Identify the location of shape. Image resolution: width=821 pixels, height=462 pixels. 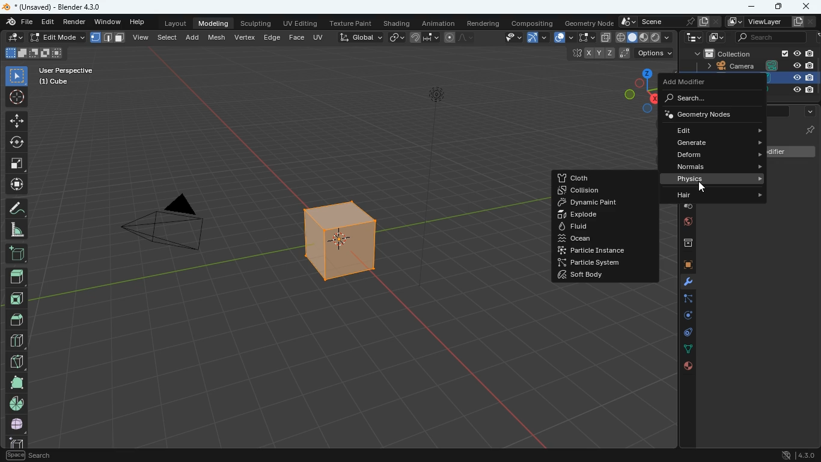
(16, 382).